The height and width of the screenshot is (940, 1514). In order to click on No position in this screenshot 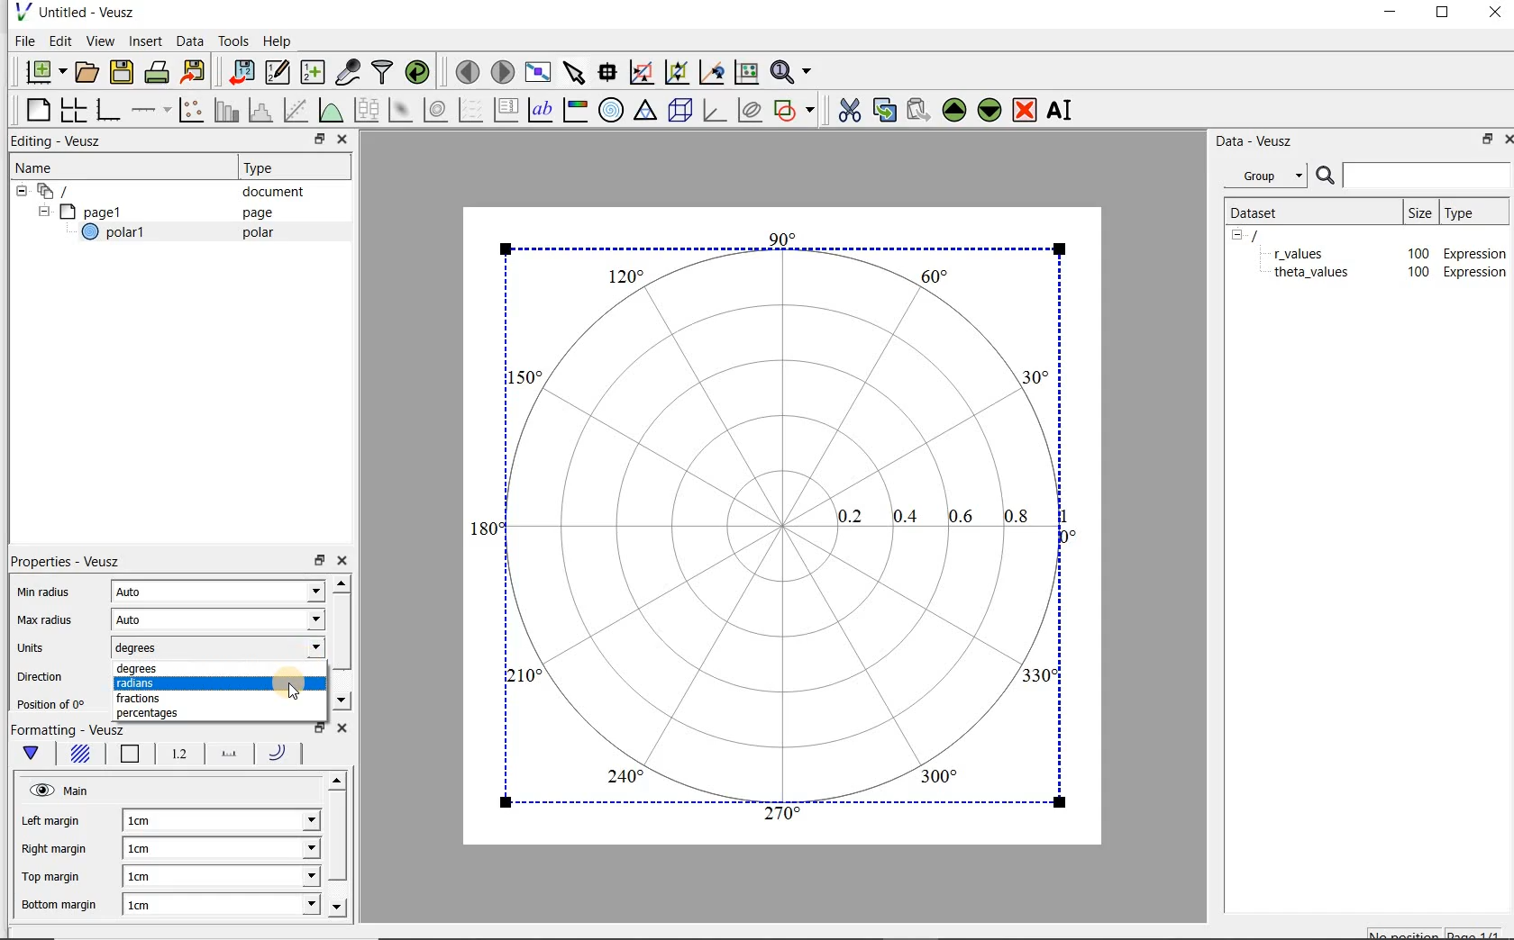, I will do `click(1406, 932)`.